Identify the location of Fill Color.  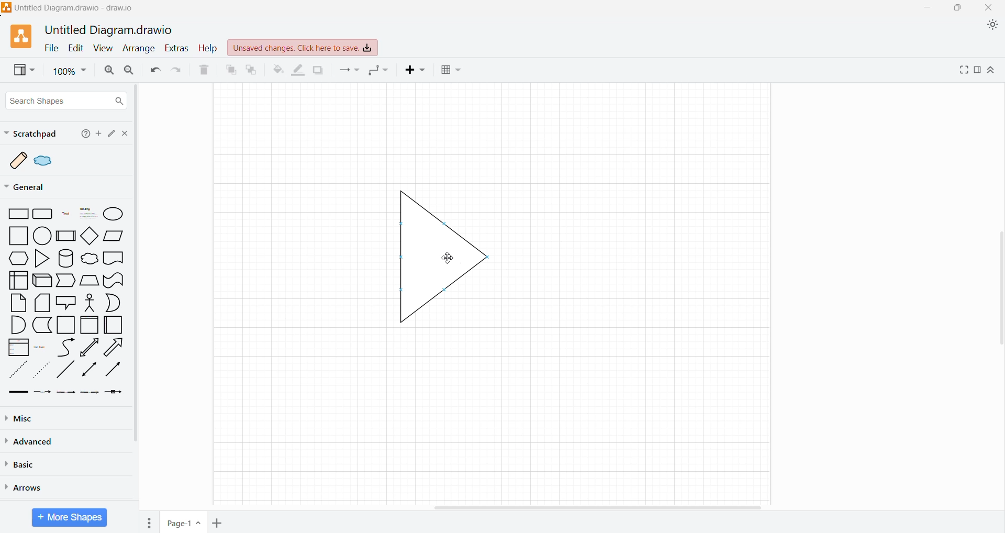
(278, 70).